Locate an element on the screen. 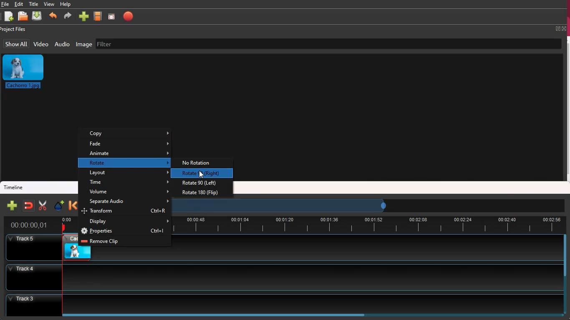 The width and height of the screenshot is (570, 320). screen is located at coordinates (111, 17).